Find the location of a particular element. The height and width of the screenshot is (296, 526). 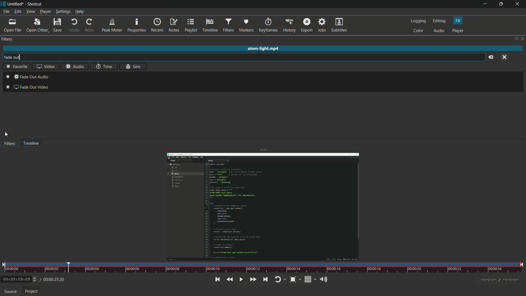

markers is located at coordinates (247, 25).